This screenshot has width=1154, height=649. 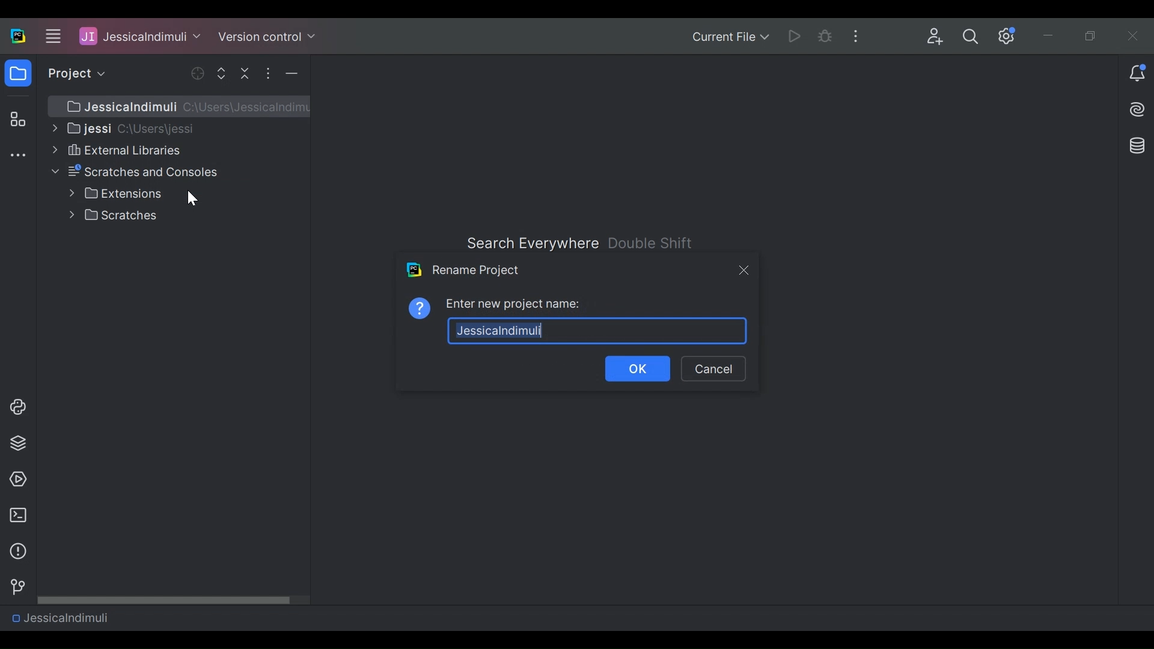 I want to click on python, so click(x=17, y=407).